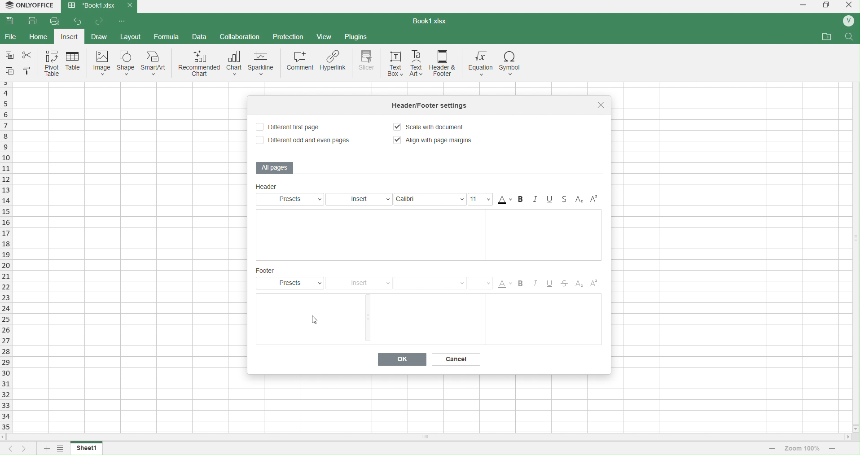 The width and height of the screenshot is (860, 455). I want to click on Ok, so click(403, 359).